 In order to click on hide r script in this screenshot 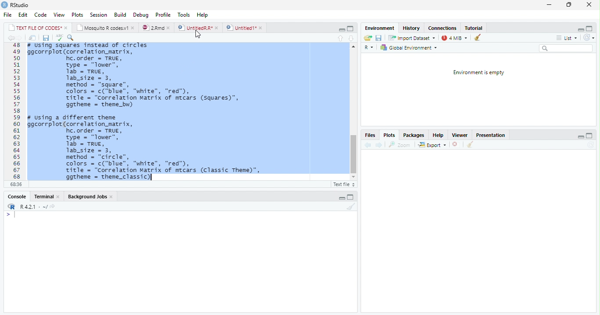, I will do `click(580, 29)`.